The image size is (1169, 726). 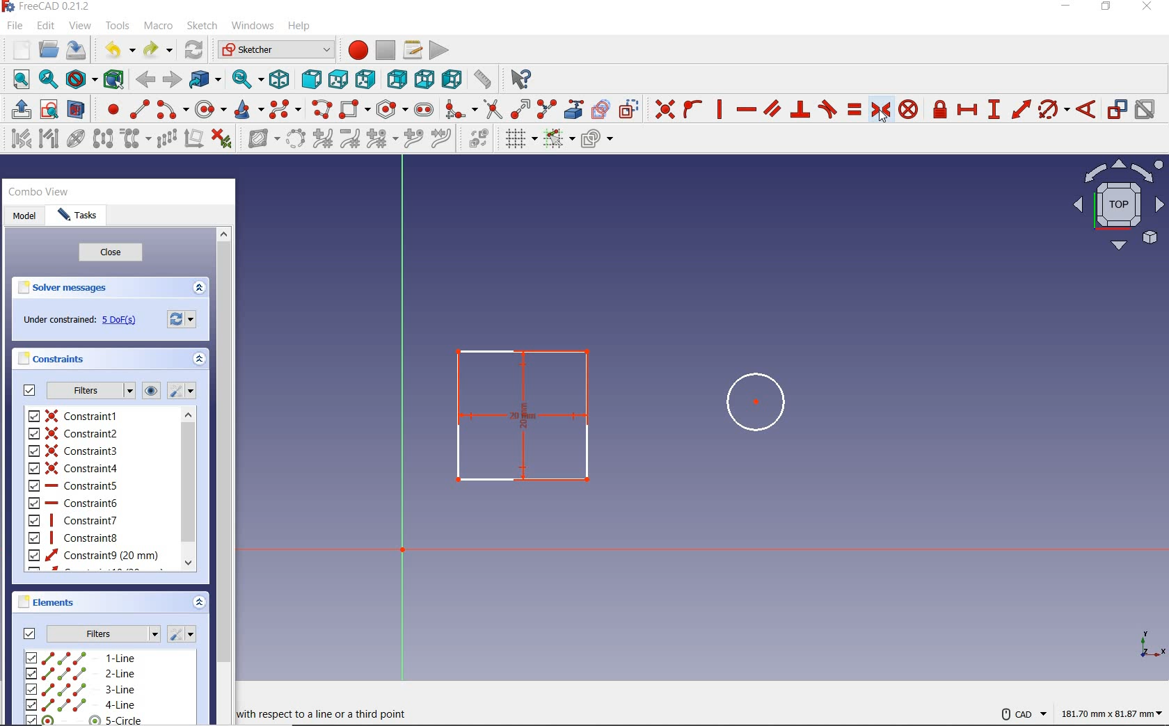 What do you see at coordinates (139, 108) in the screenshot?
I see `create line` at bounding box center [139, 108].